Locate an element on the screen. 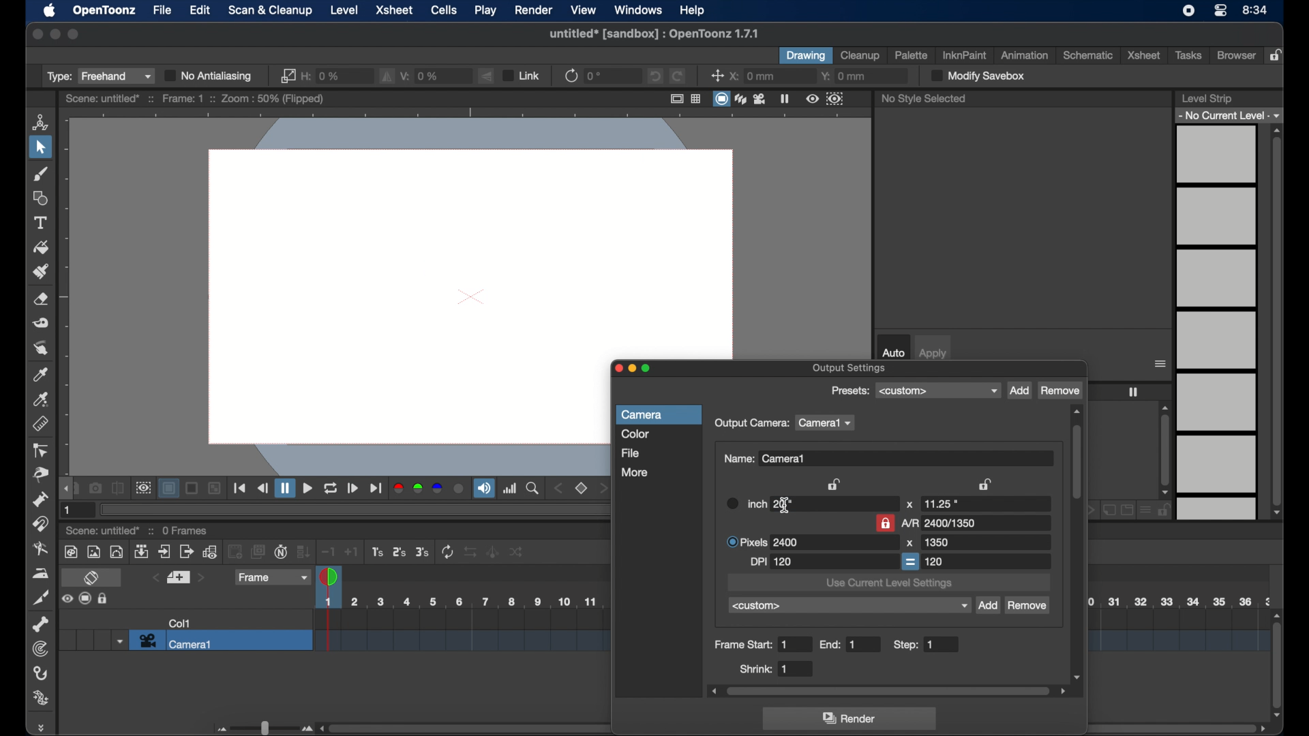 This screenshot has height=736, width=1309. set is located at coordinates (177, 578).